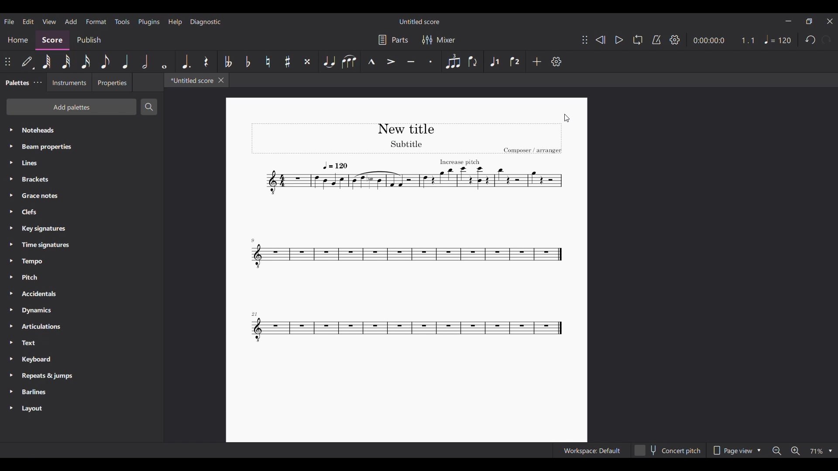 The width and height of the screenshot is (838, 471). What do you see at coordinates (72, 107) in the screenshot?
I see `Add palettes` at bounding box center [72, 107].